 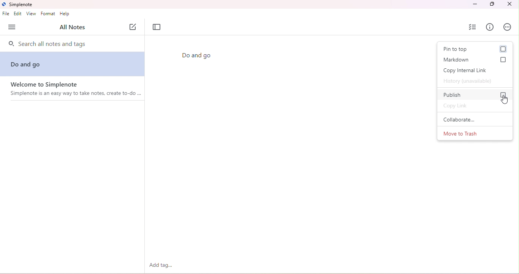 I want to click on search notes and tags, so click(x=72, y=45).